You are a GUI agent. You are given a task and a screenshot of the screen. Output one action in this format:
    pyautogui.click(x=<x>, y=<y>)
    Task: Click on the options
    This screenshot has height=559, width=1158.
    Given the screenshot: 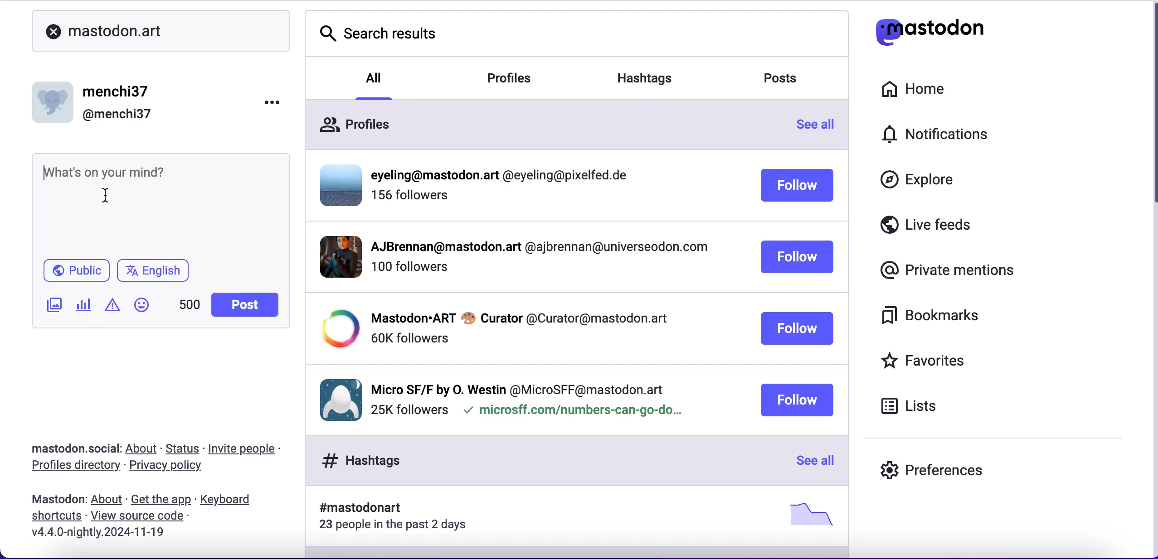 What is the action you would take?
    pyautogui.click(x=265, y=106)
    